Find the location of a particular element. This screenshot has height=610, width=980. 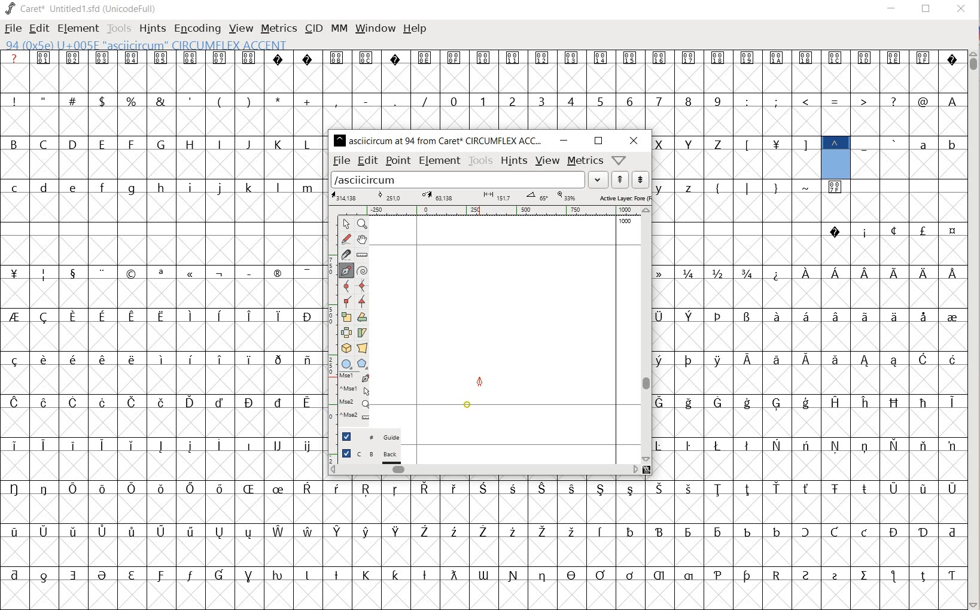

SCROLLBAR is located at coordinates (974, 328).